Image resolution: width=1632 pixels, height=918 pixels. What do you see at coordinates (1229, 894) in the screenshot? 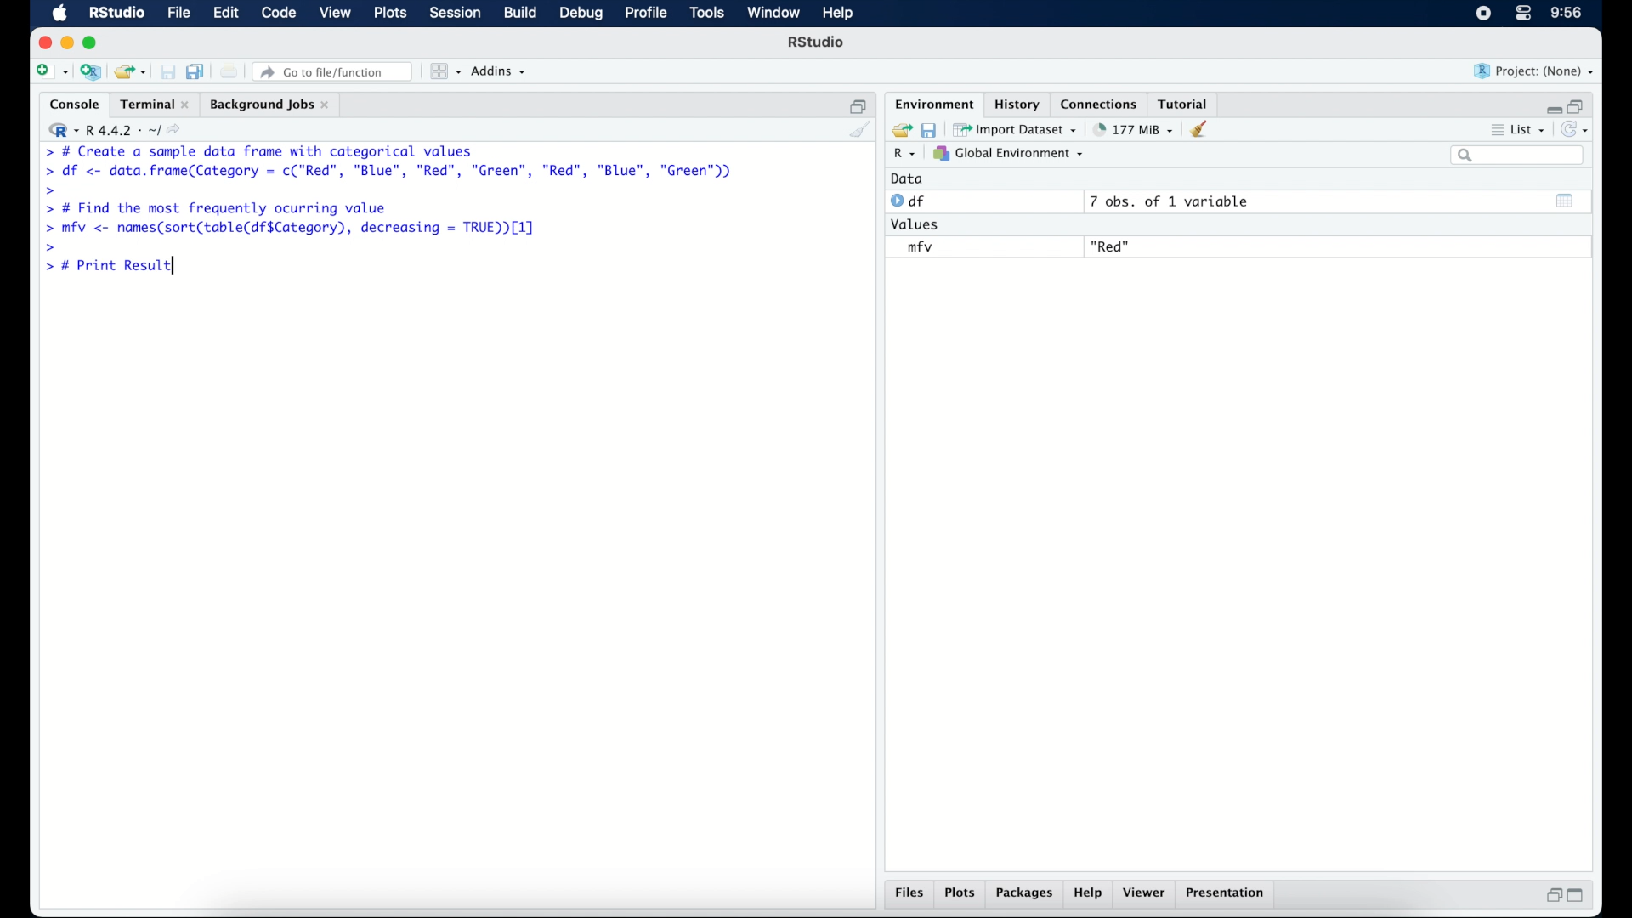
I see `presentation` at bounding box center [1229, 894].